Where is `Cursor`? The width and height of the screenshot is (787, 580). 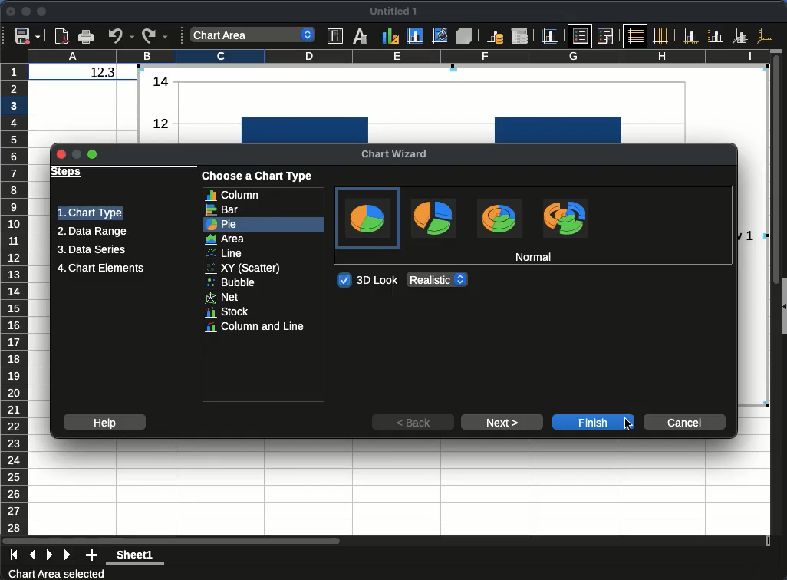 Cursor is located at coordinates (629, 423).